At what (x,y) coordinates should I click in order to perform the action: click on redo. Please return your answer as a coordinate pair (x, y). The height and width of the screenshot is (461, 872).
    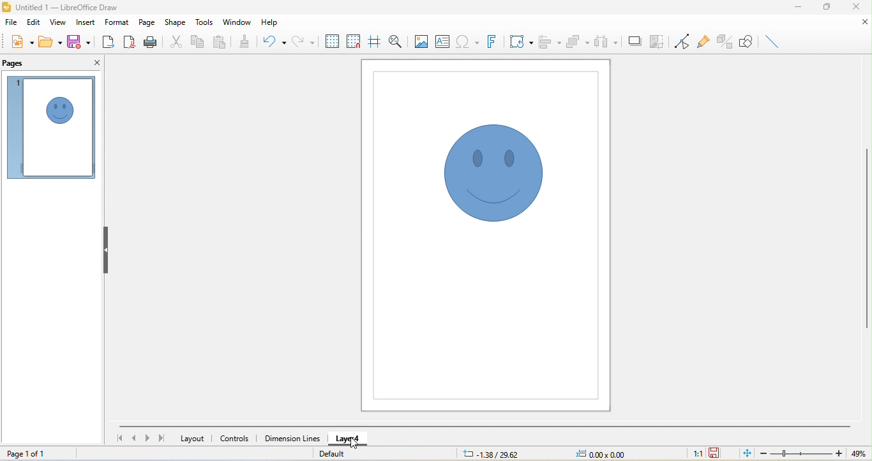
    Looking at the image, I should click on (306, 40).